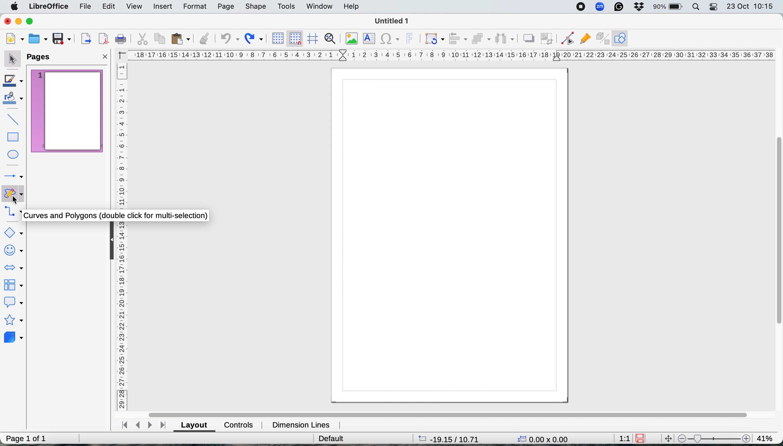 The height and width of the screenshot is (446, 783). I want to click on controls, so click(239, 425).